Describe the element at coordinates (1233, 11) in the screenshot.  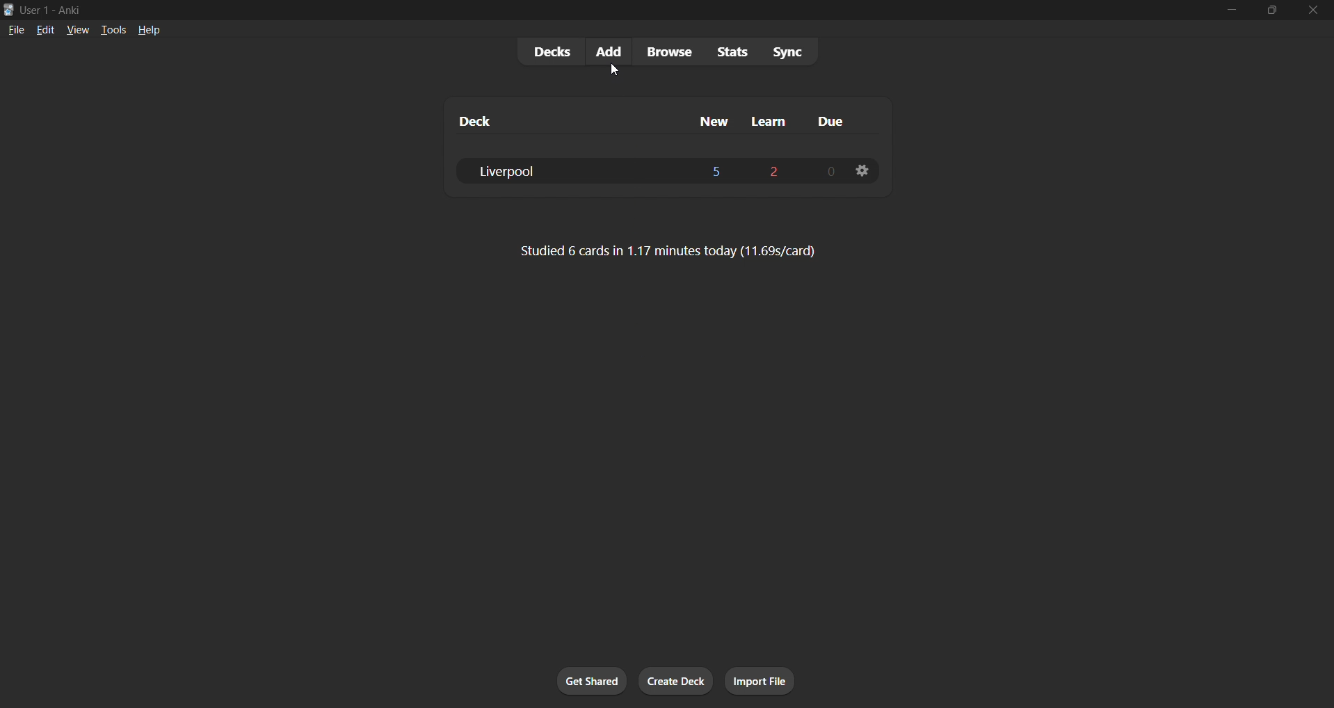
I see `minimize` at that location.